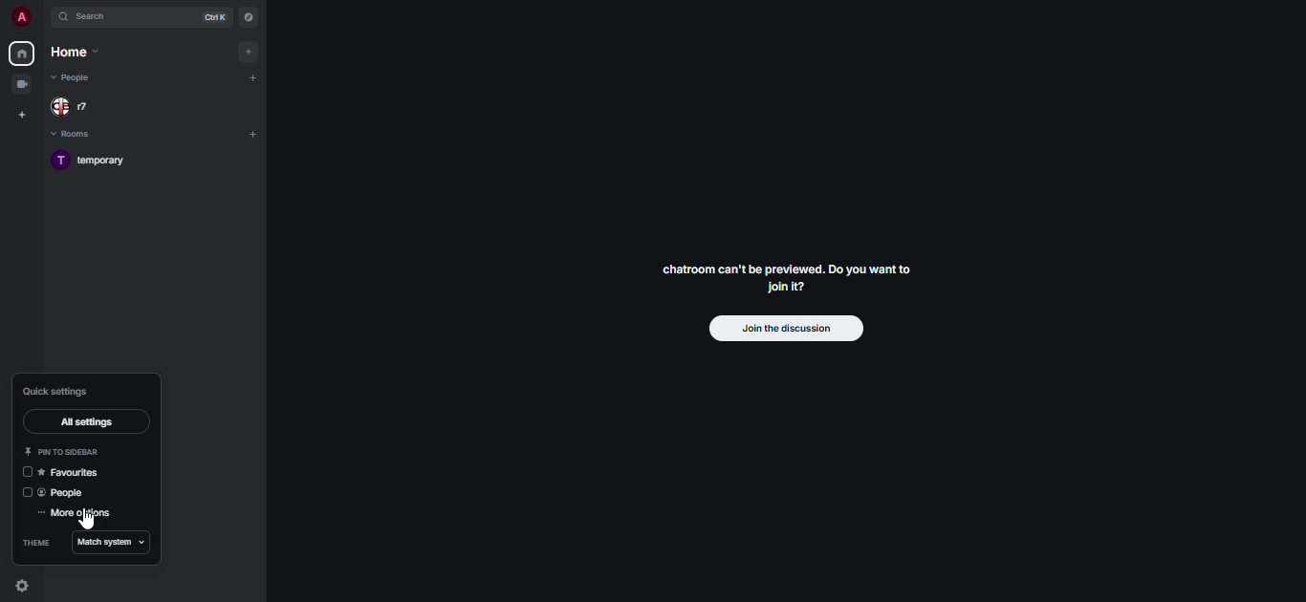 The height and width of the screenshot is (602, 1306). What do you see at coordinates (16, 15) in the screenshot?
I see `profile` at bounding box center [16, 15].